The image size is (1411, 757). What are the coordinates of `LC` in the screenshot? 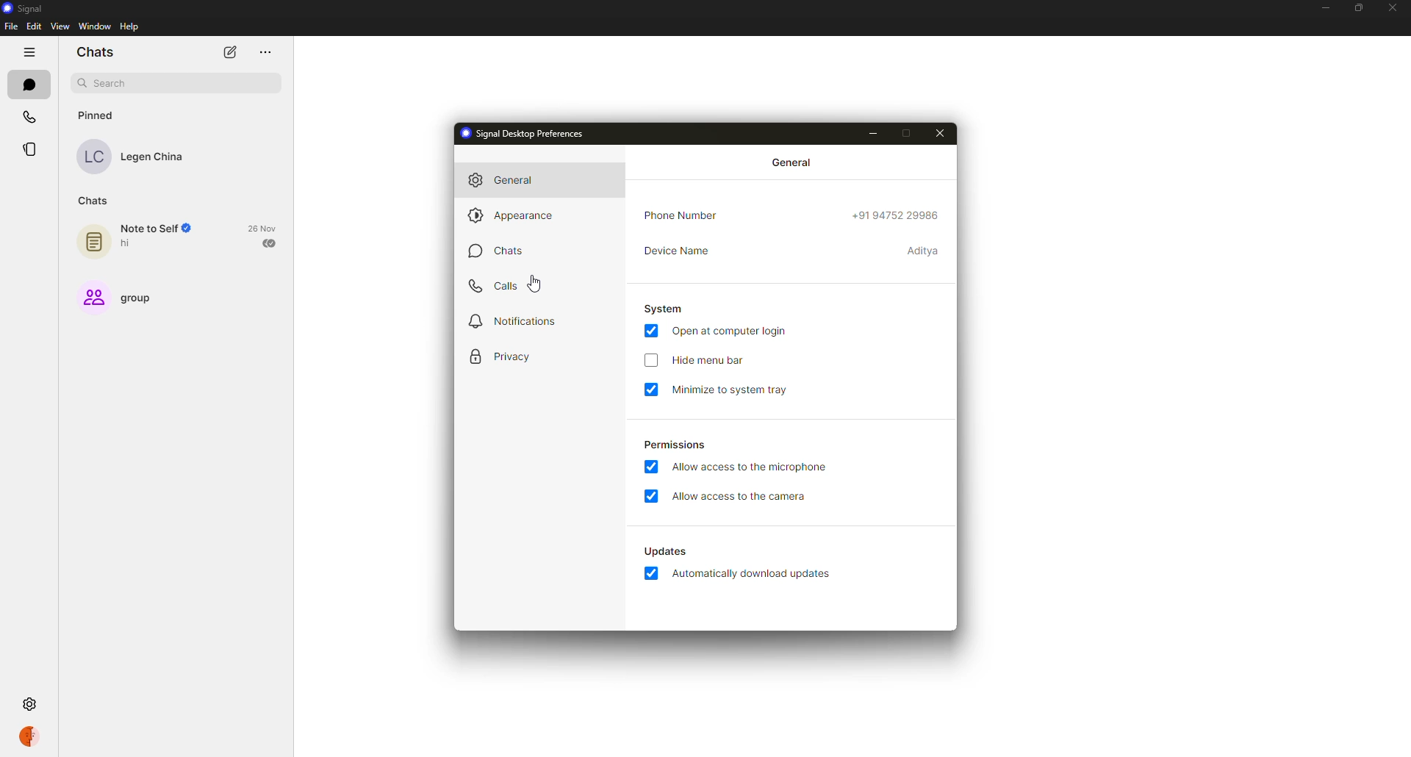 It's located at (93, 159).